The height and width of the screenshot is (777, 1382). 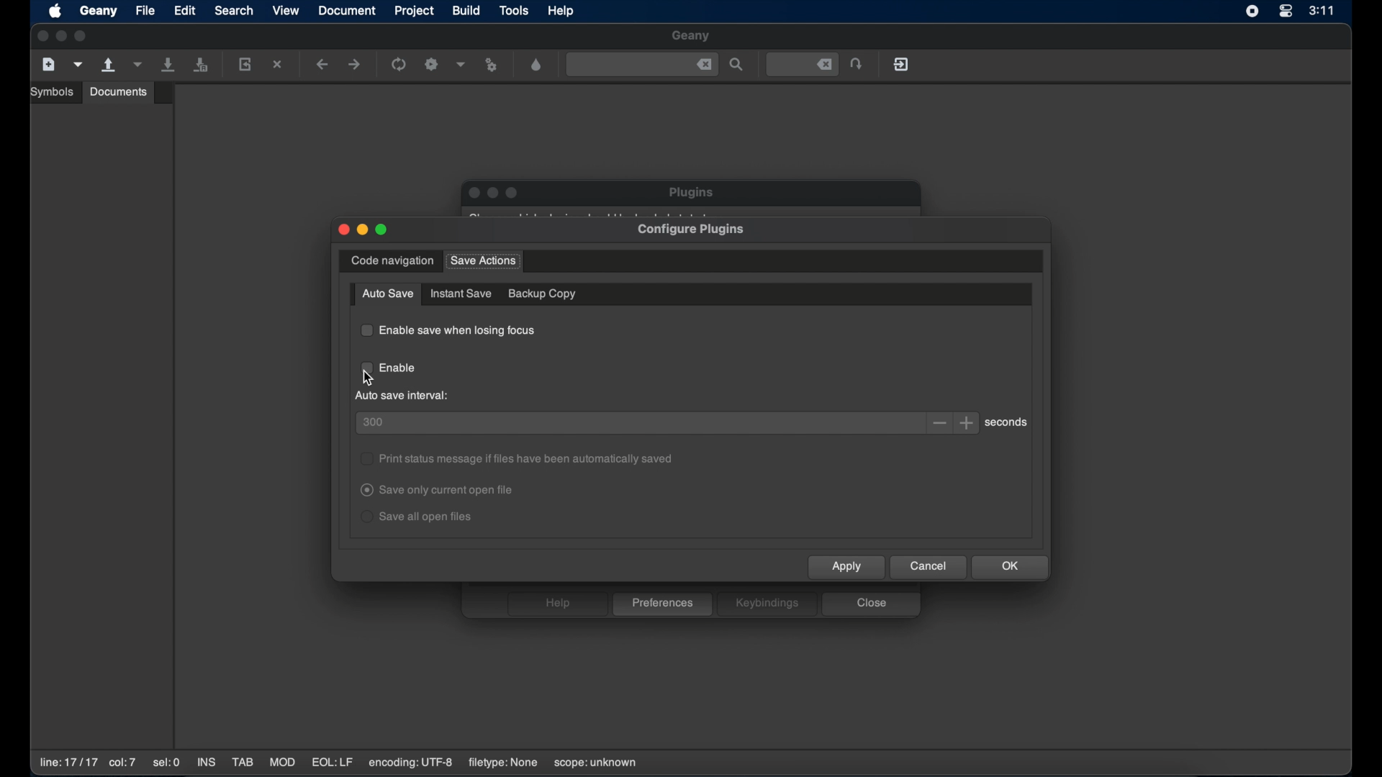 What do you see at coordinates (416, 11) in the screenshot?
I see `project` at bounding box center [416, 11].